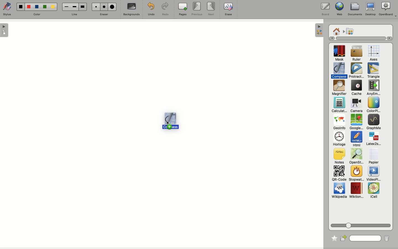 This screenshot has height=249, width=398. What do you see at coordinates (373, 156) in the screenshot?
I see `Papier` at bounding box center [373, 156].